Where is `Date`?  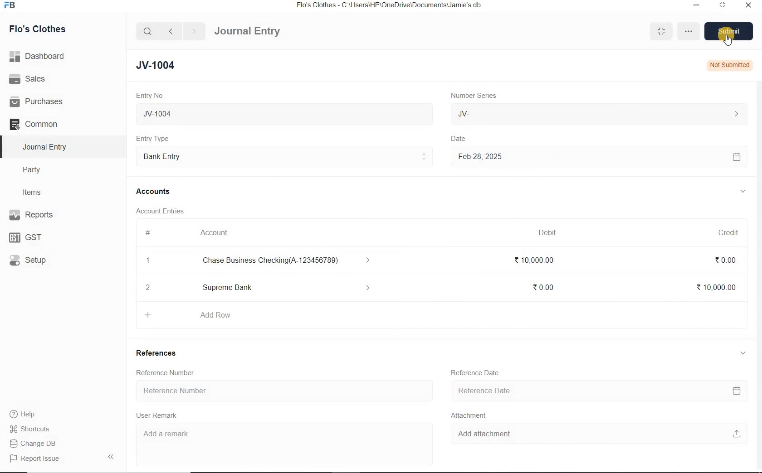 Date is located at coordinates (465, 136).